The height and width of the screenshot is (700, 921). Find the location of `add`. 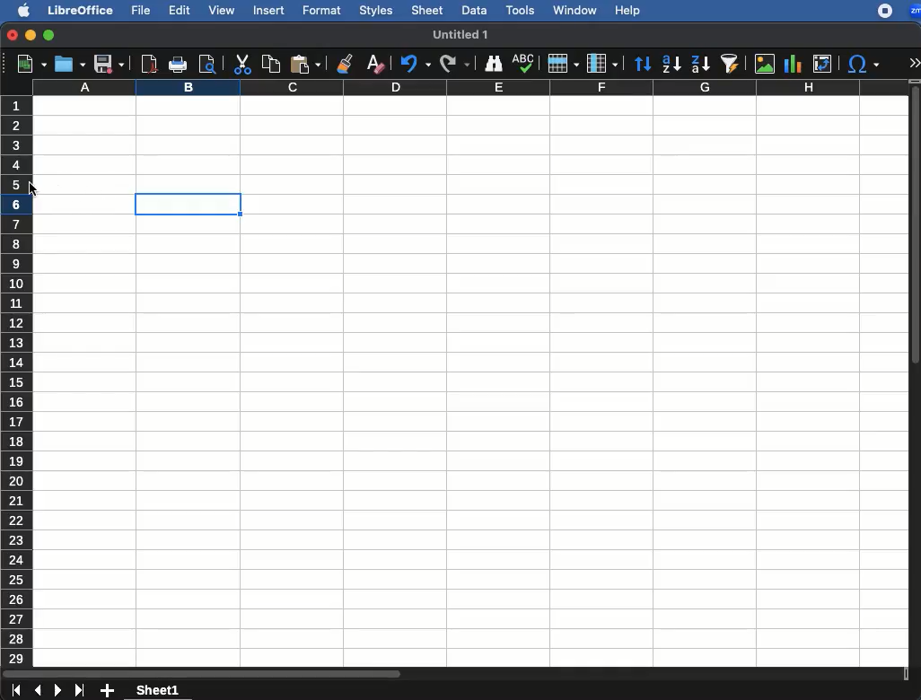

add is located at coordinates (108, 692).